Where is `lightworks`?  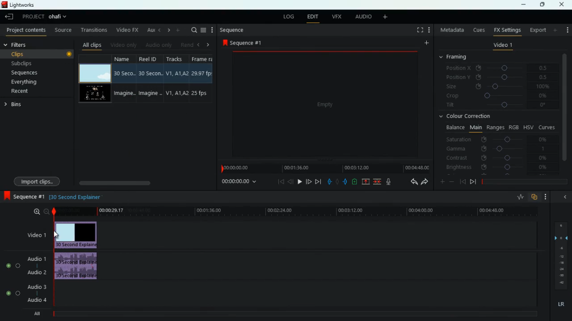 lightworks is located at coordinates (28, 4).